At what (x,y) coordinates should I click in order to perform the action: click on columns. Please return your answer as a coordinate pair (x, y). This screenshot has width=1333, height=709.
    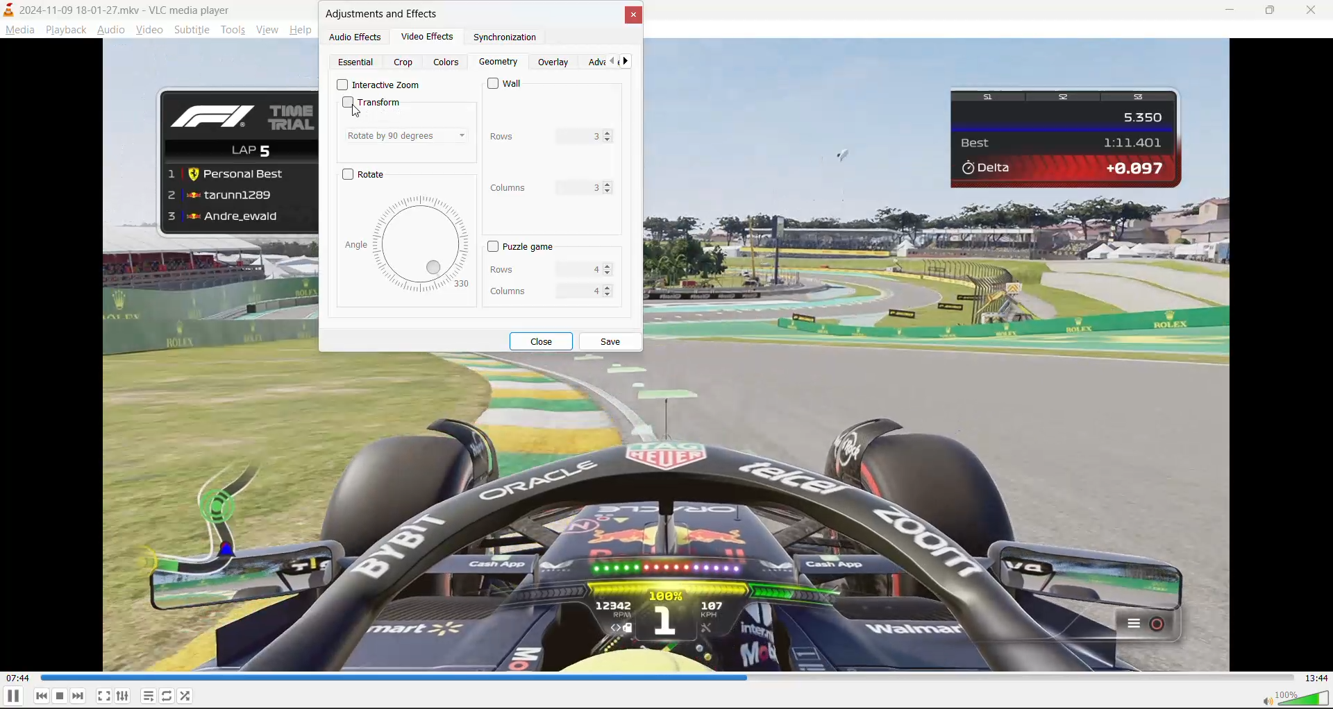
    Looking at the image, I should click on (544, 190).